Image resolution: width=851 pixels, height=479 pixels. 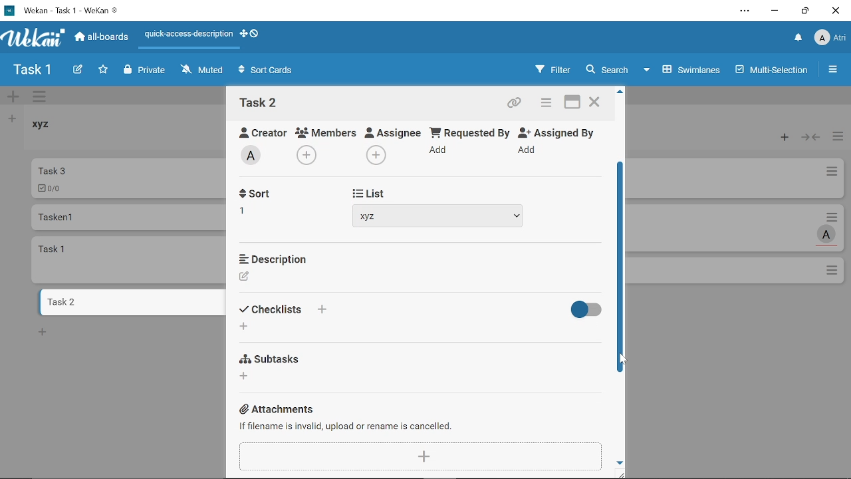 I want to click on Current window, so click(x=61, y=9).